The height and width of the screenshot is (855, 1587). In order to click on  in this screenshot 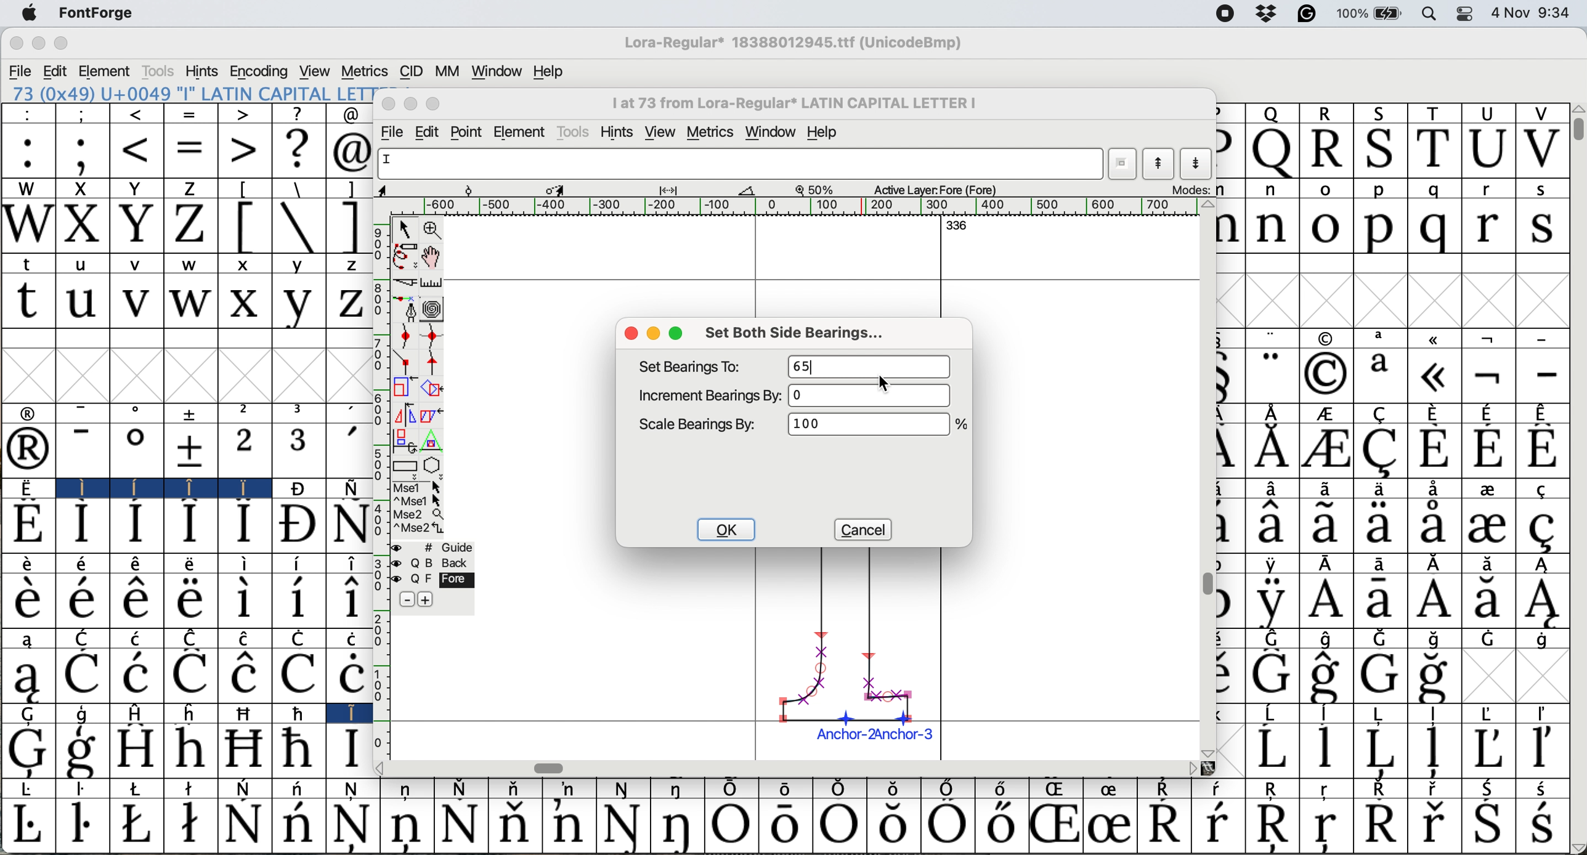, I will do `click(474, 189)`.